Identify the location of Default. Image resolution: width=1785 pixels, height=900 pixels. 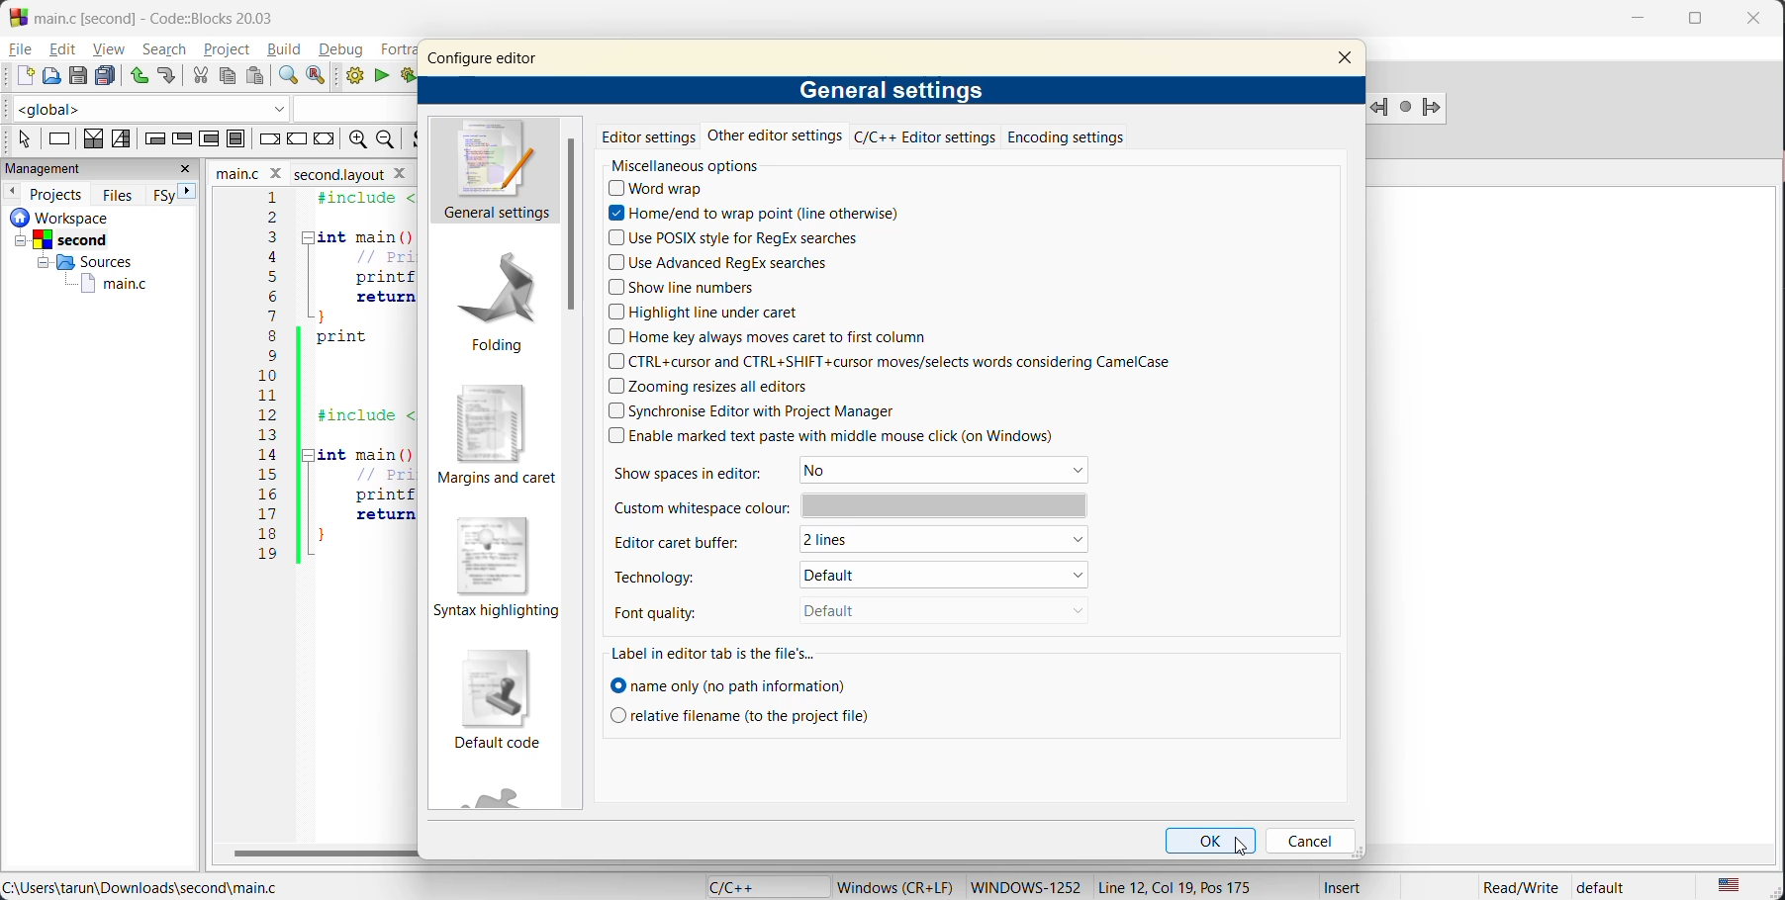
(924, 610).